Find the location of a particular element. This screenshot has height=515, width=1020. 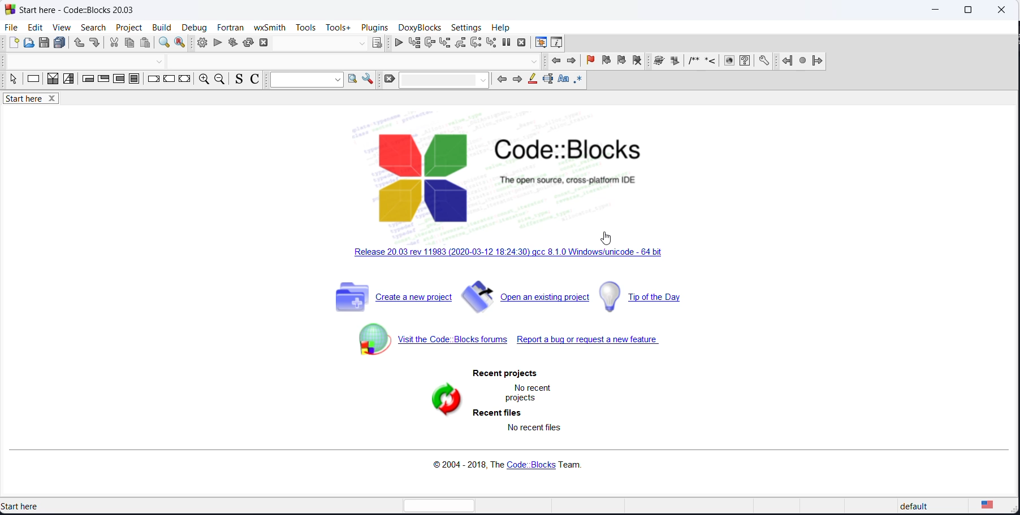

select is located at coordinates (11, 81).